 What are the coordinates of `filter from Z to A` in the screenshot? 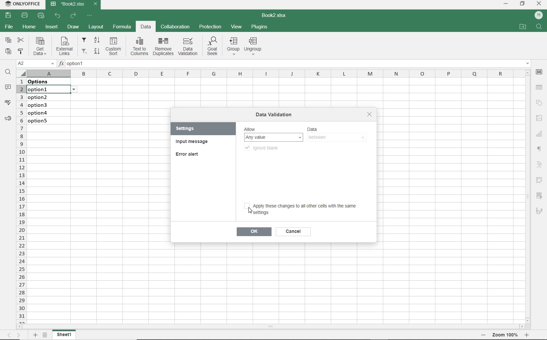 It's located at (91, 50).